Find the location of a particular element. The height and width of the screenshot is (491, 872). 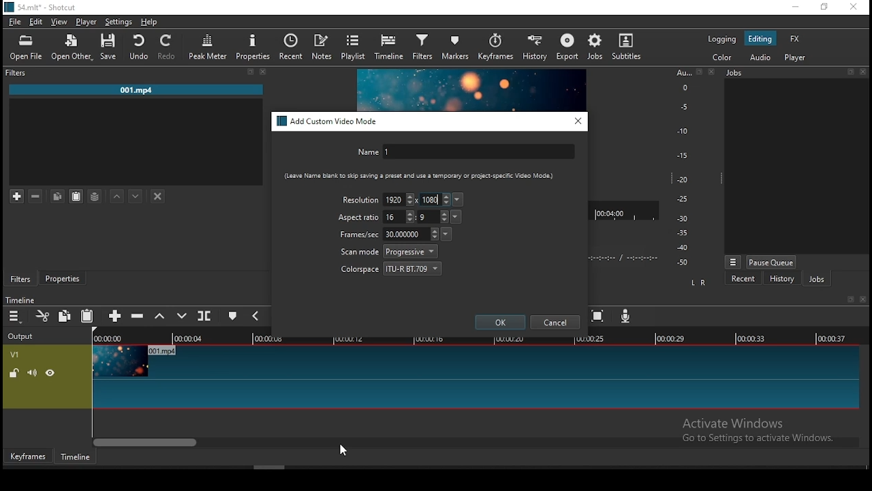

-35 is located at coordinates (680, 233).